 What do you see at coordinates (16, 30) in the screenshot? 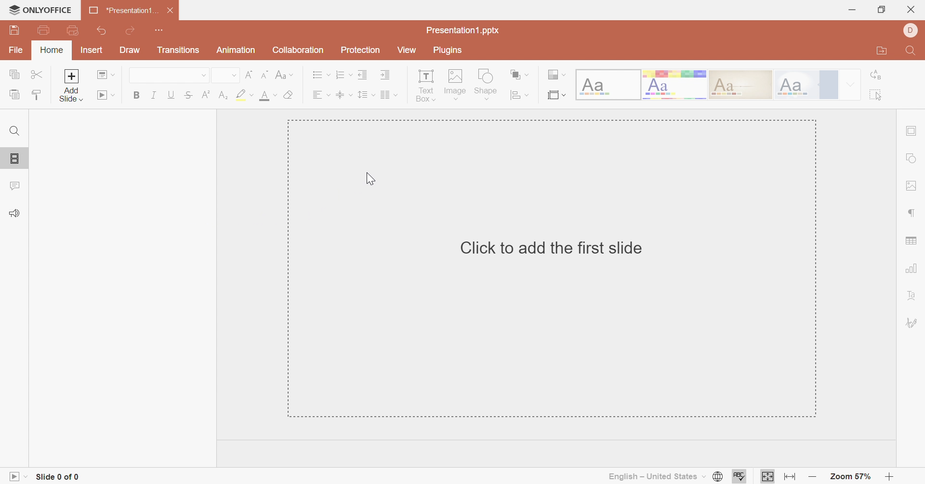
I see `Save` at bounding box center [16, 30].